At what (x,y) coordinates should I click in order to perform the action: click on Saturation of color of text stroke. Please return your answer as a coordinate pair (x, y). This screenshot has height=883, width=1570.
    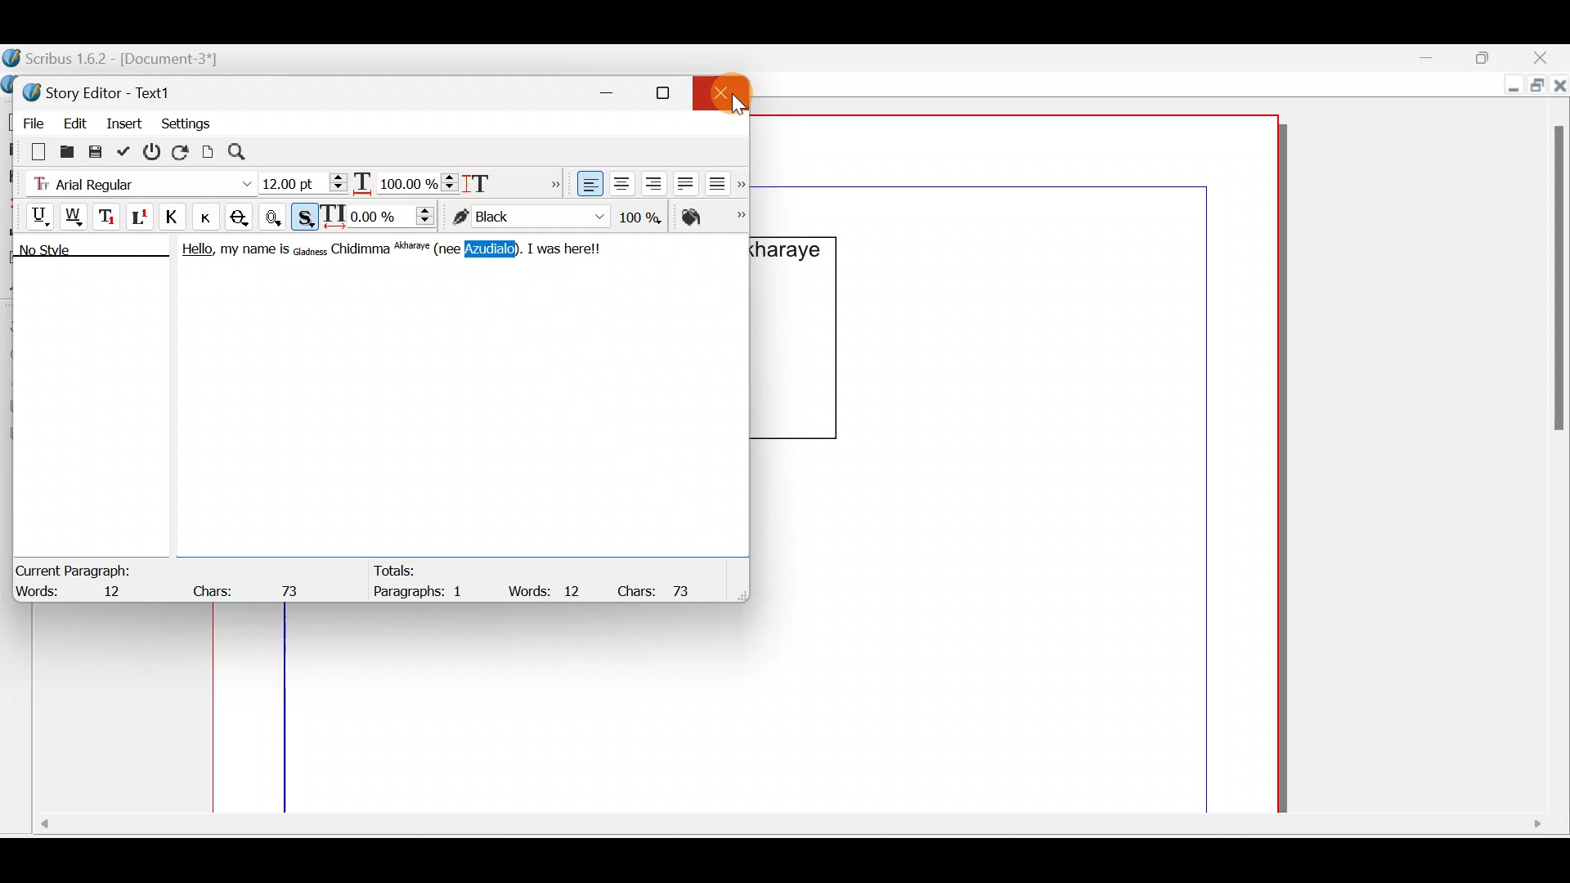
    Looking at the image, I should click on (646, 214).